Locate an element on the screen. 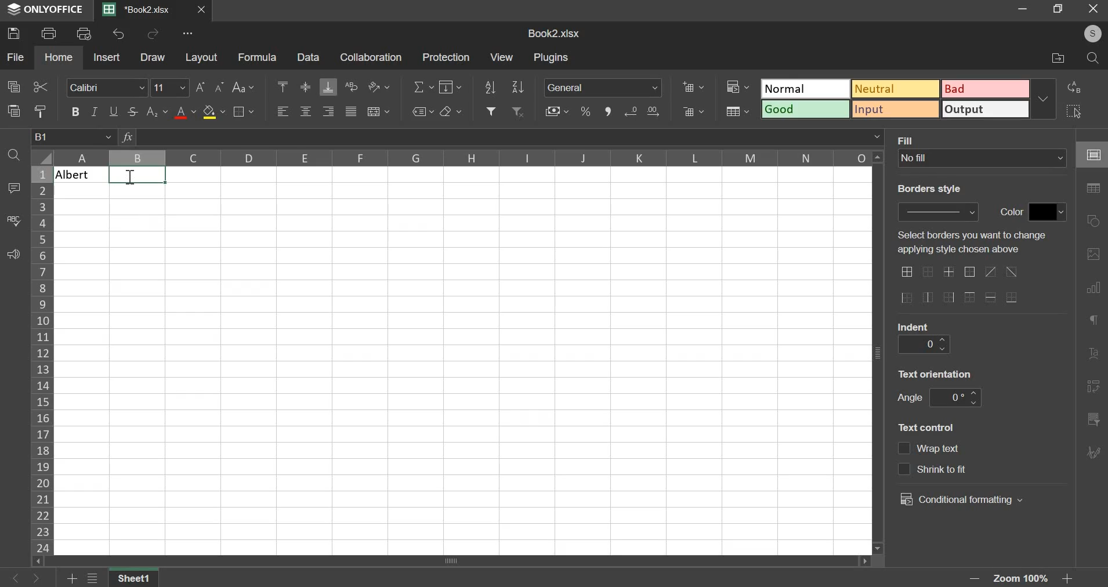 The image size is (1108, 587). border style is located at coordinates (943, 213).